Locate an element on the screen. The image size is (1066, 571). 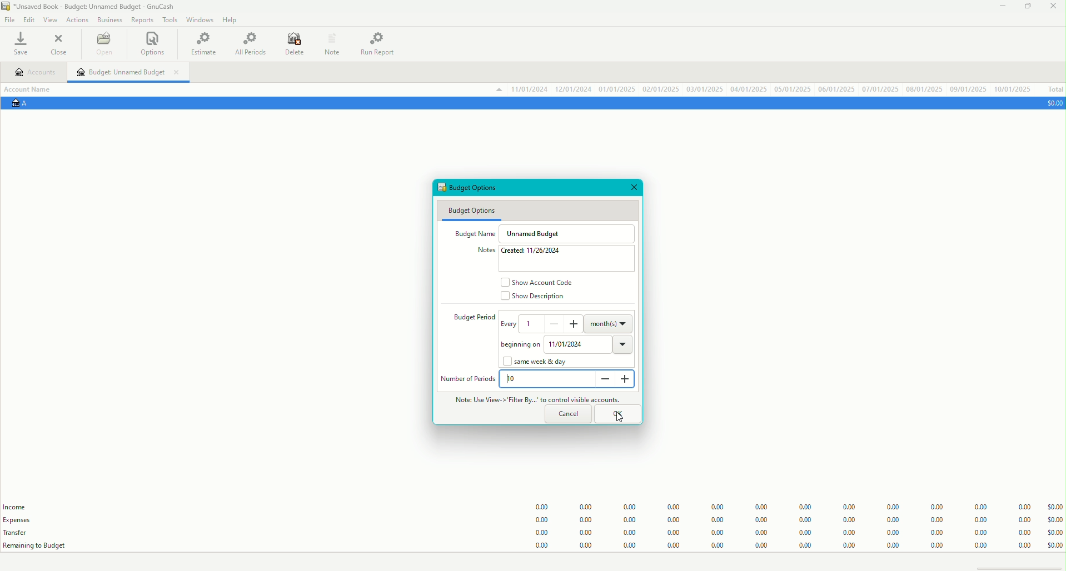
Edit is located at coordinates (29, 20).